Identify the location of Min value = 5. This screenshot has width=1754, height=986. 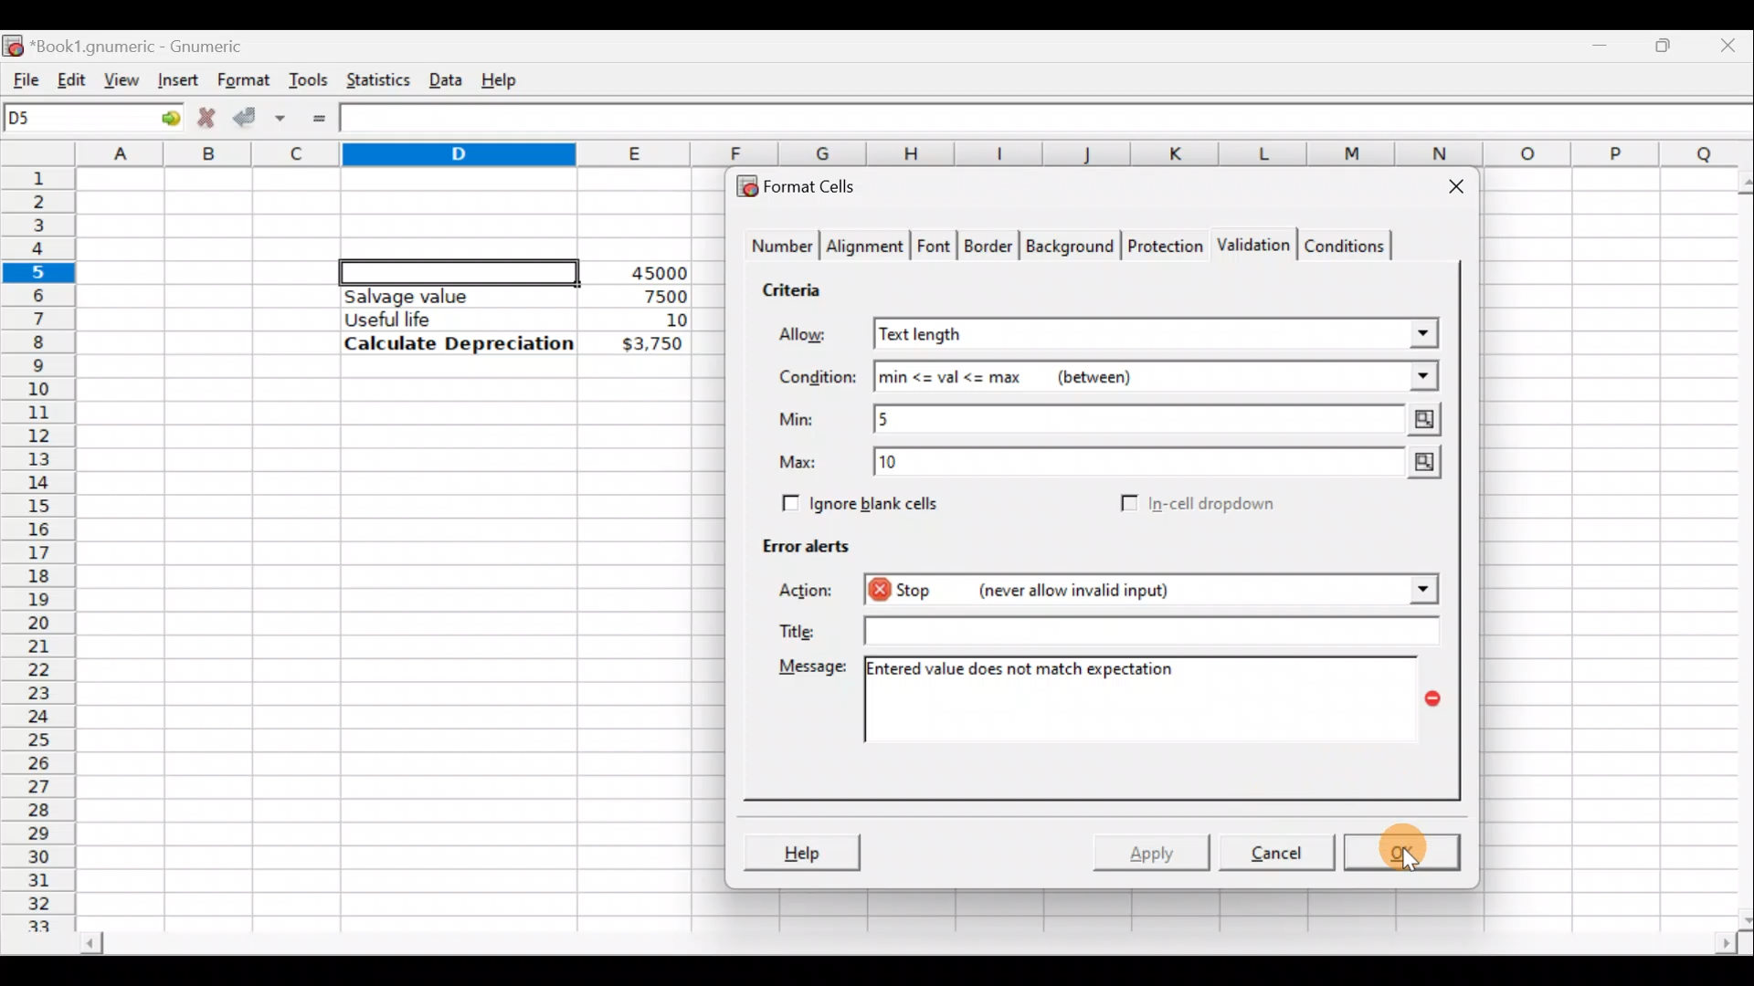
(1160, 419).